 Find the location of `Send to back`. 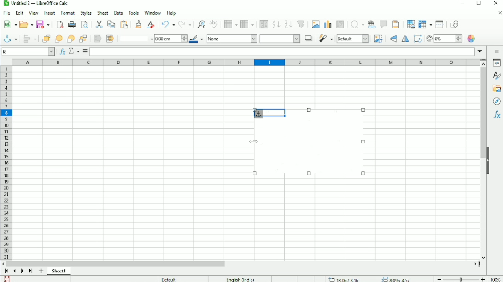

Send to back is located at coordinates (83, 38).